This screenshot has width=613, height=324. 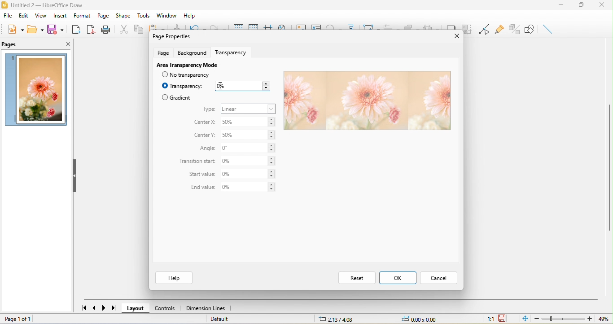 What do you see at coordinates (138, 29) in the screenshot?
I see `copy` at bounding box center [138, 29].